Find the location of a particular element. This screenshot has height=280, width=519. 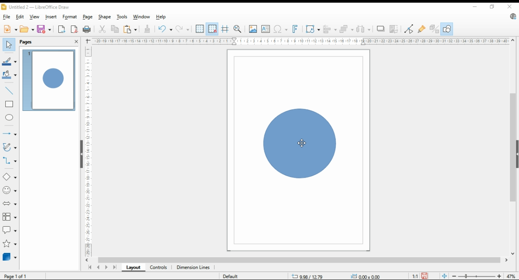

pages is located at coordinates (26, 42).